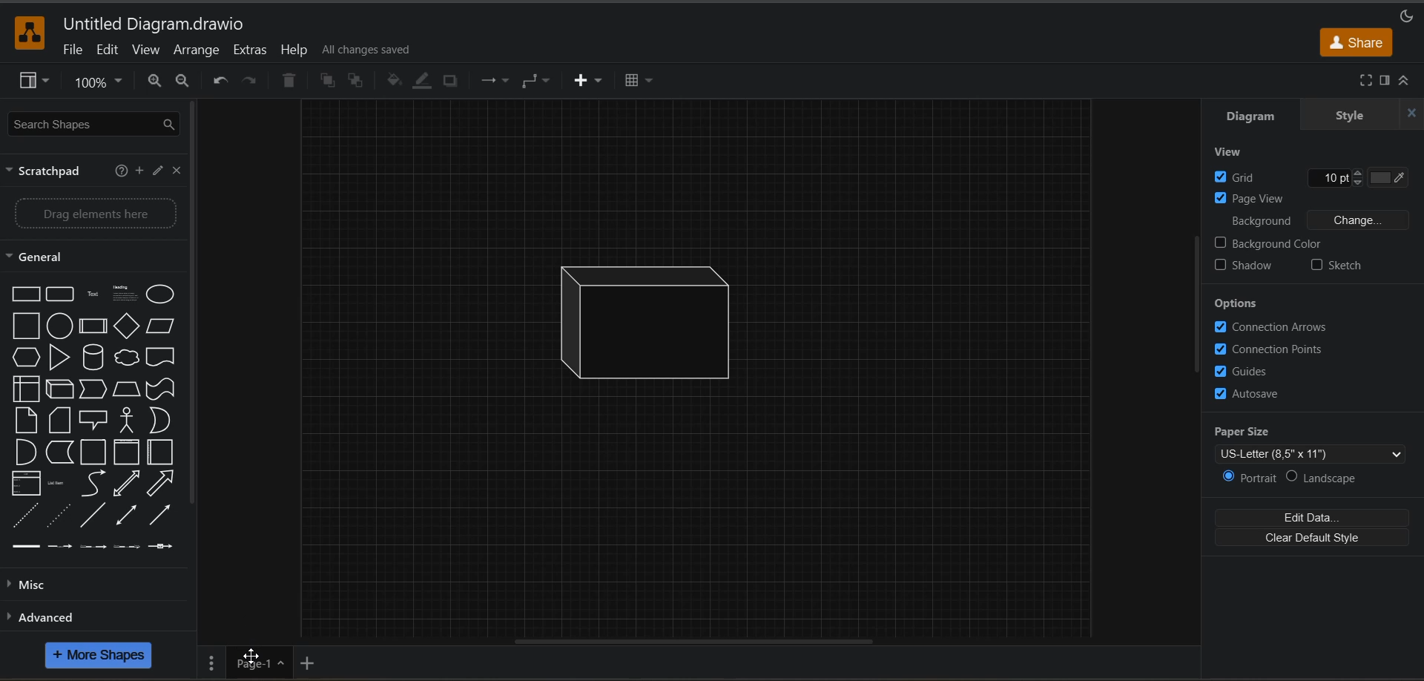 The height and width of the screenshot is (681, 1424). Describe the element at coordinates (1238, 152) in the screenshot. I see `view` at that location.